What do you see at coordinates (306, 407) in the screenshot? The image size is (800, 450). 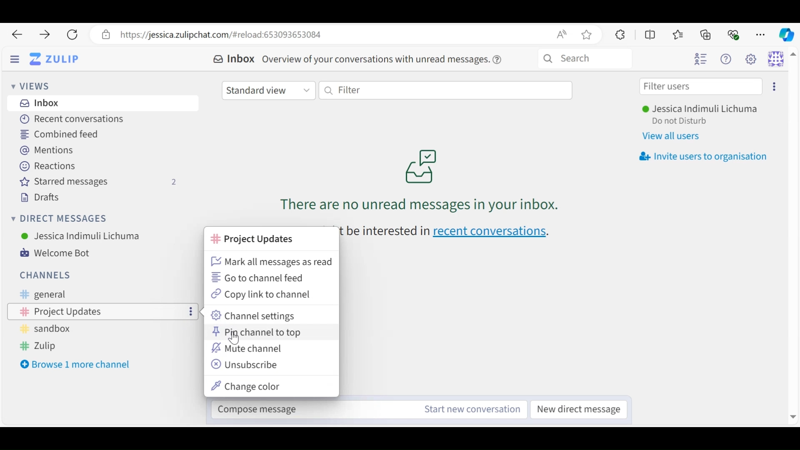 I see `Compose message` at bounding box center [306, 407].